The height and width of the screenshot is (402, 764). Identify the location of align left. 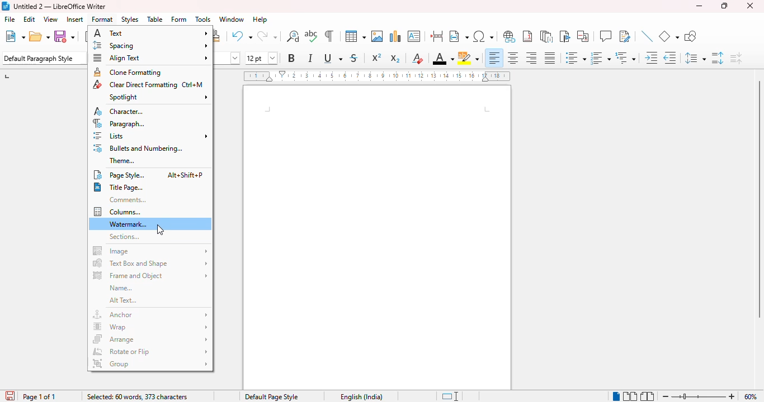
(494, 58).